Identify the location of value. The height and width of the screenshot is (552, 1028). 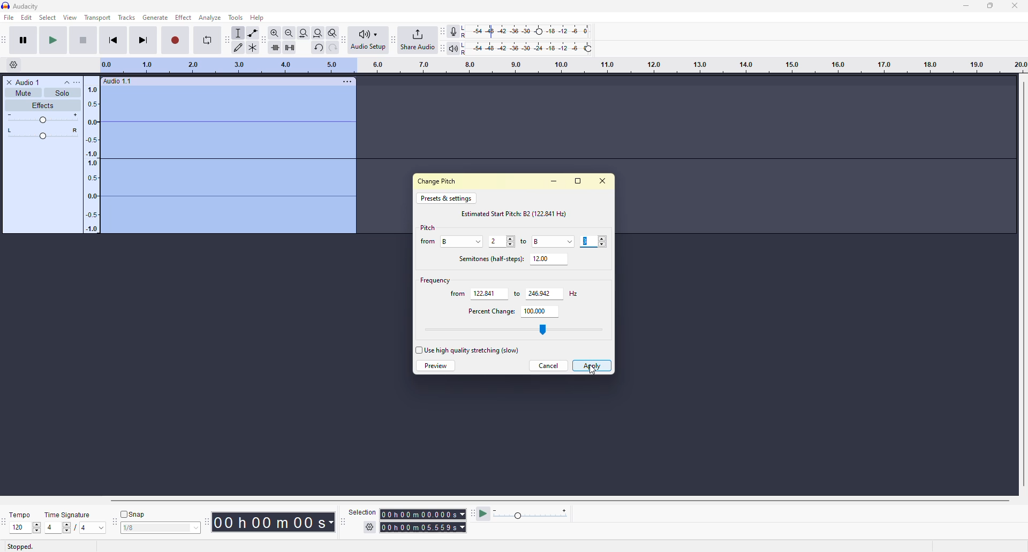
(484, 293).